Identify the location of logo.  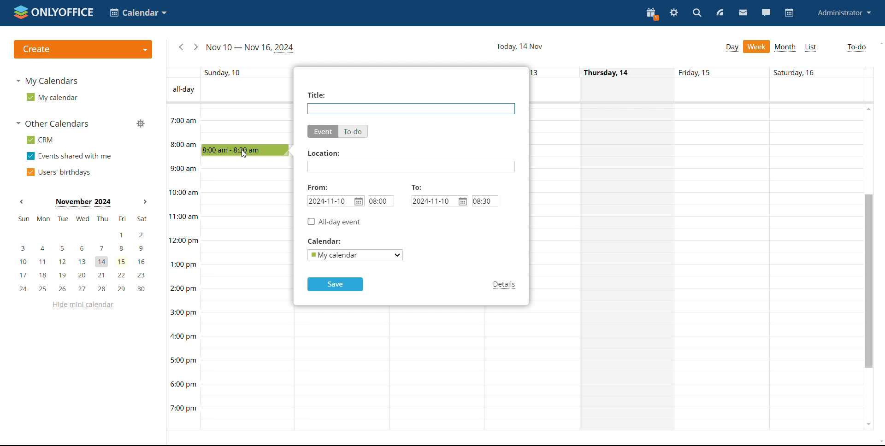
(53, 12).